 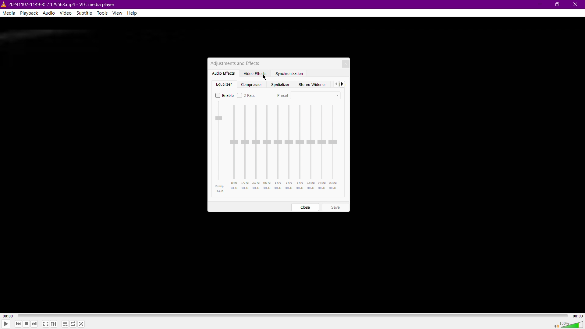 What do you see at coordinates (311, 84) in the screenshot?
I see `Stereo Widener` at bounding box center [311, 84].